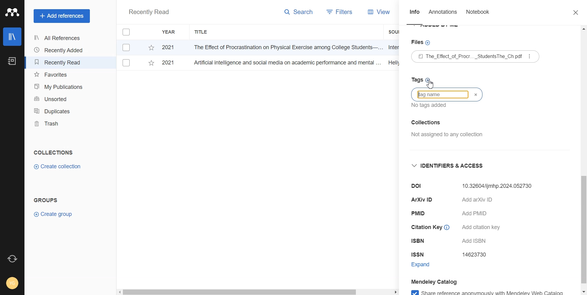 The width and height of the screenshot is (587, 295). I want to click on Logo, so click(12, 12).